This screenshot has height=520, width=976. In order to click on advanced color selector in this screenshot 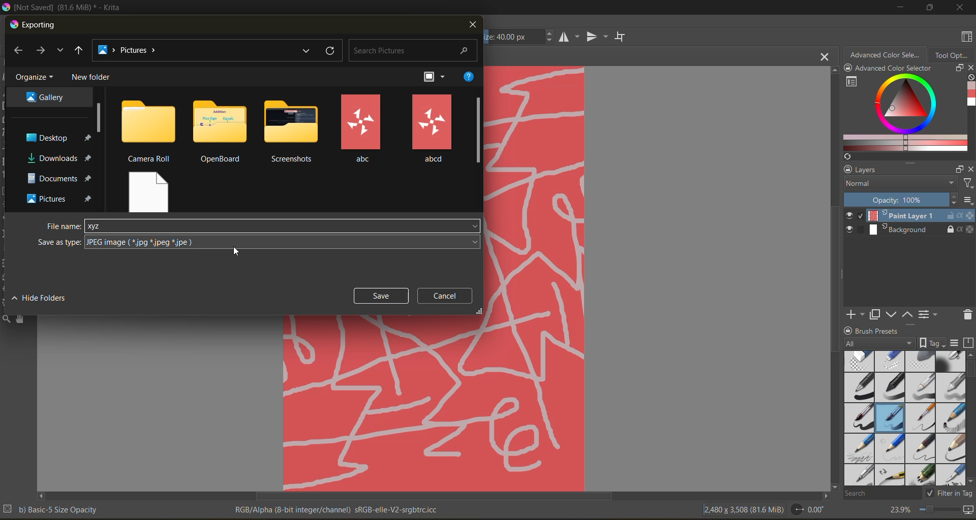, I will do `click(885, 54)`.